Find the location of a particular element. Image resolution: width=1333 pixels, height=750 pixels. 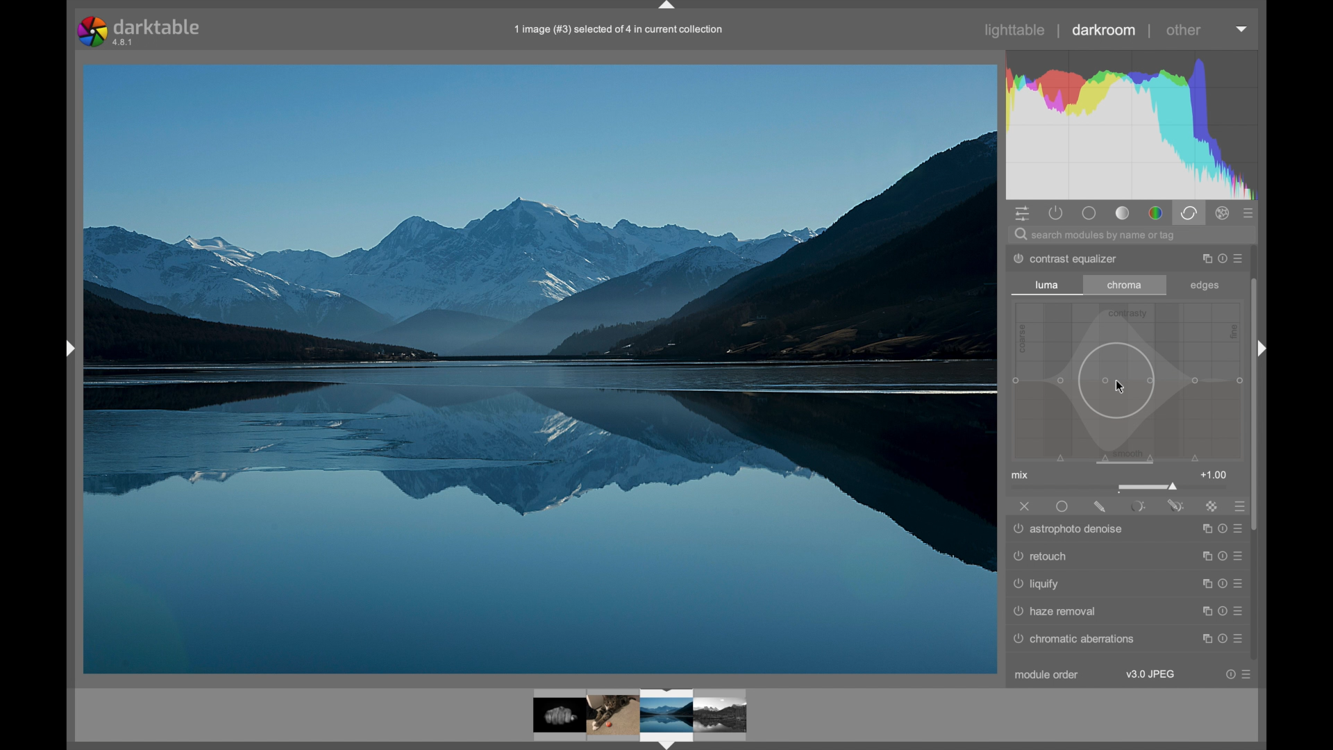

mix is located at coordinates (1020, 475).